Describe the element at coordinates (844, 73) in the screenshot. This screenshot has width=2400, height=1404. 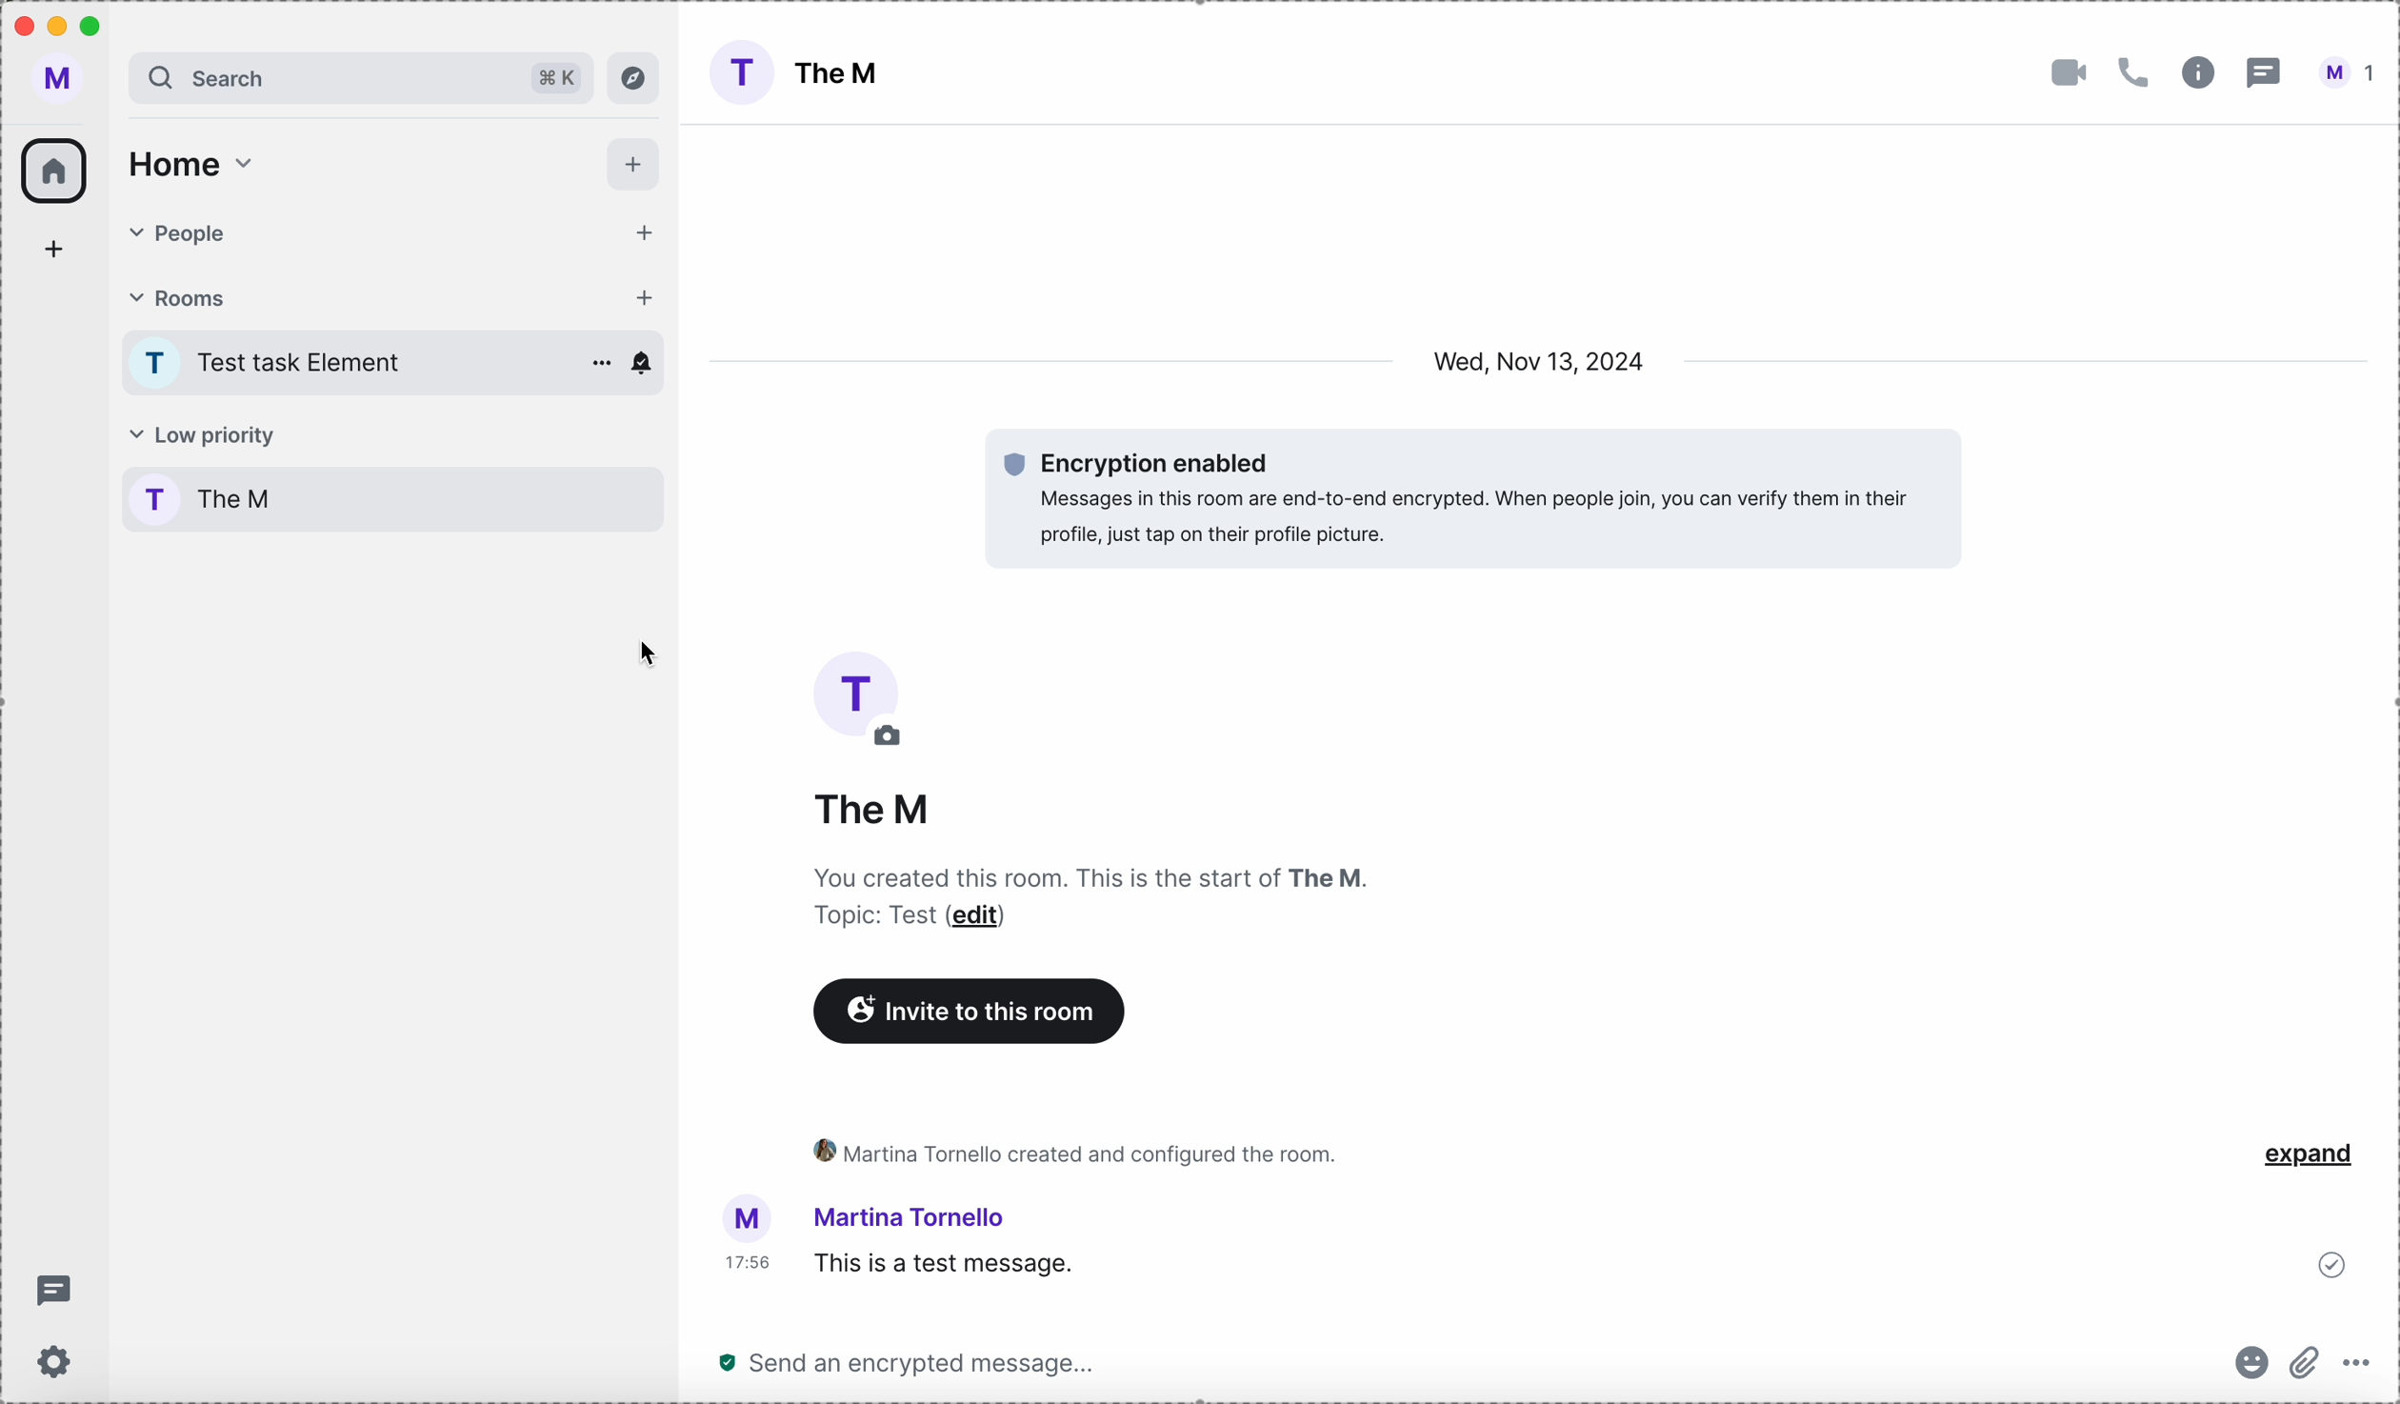
I see `The M` at that location.